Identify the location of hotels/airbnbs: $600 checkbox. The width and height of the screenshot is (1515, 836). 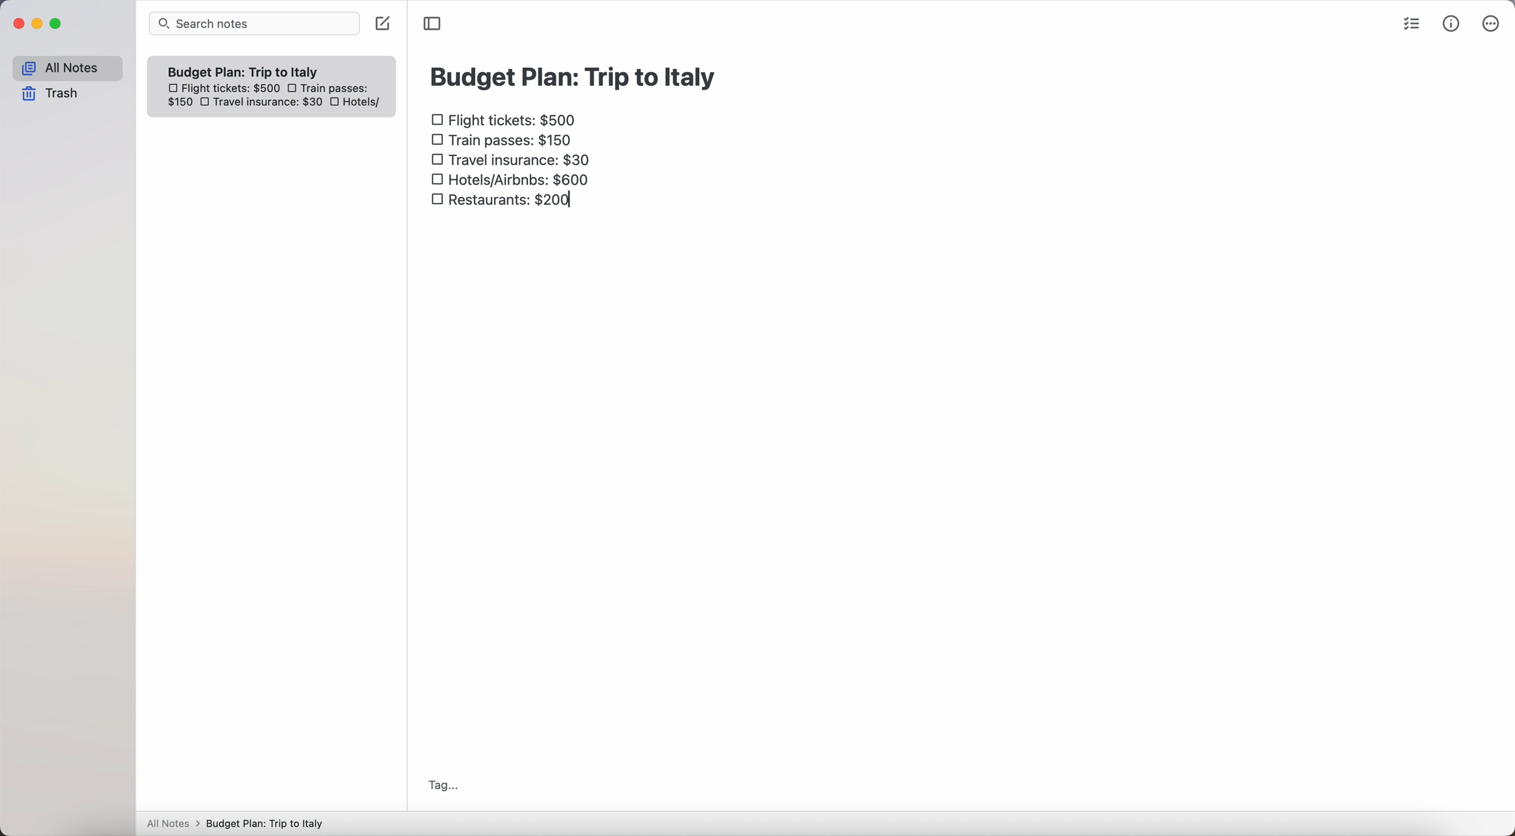
(515, 177).